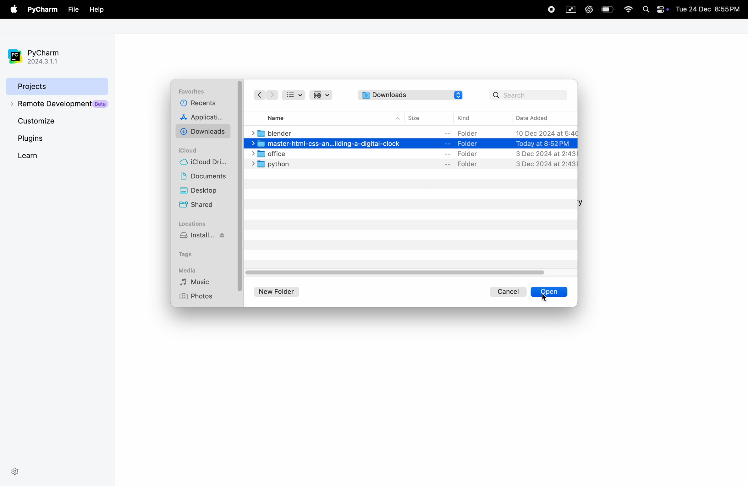  What do you see at coordinates (410, 143) in the screenshot?
I see `master-html-css-and-javascript-by-building-a-digital-clock` at bounding box center [410, 143].